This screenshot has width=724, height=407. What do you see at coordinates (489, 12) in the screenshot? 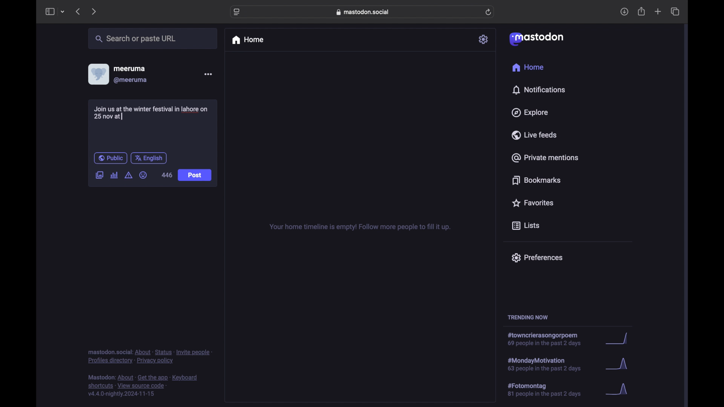
I see `refresh` at bounding box center [489, 12].